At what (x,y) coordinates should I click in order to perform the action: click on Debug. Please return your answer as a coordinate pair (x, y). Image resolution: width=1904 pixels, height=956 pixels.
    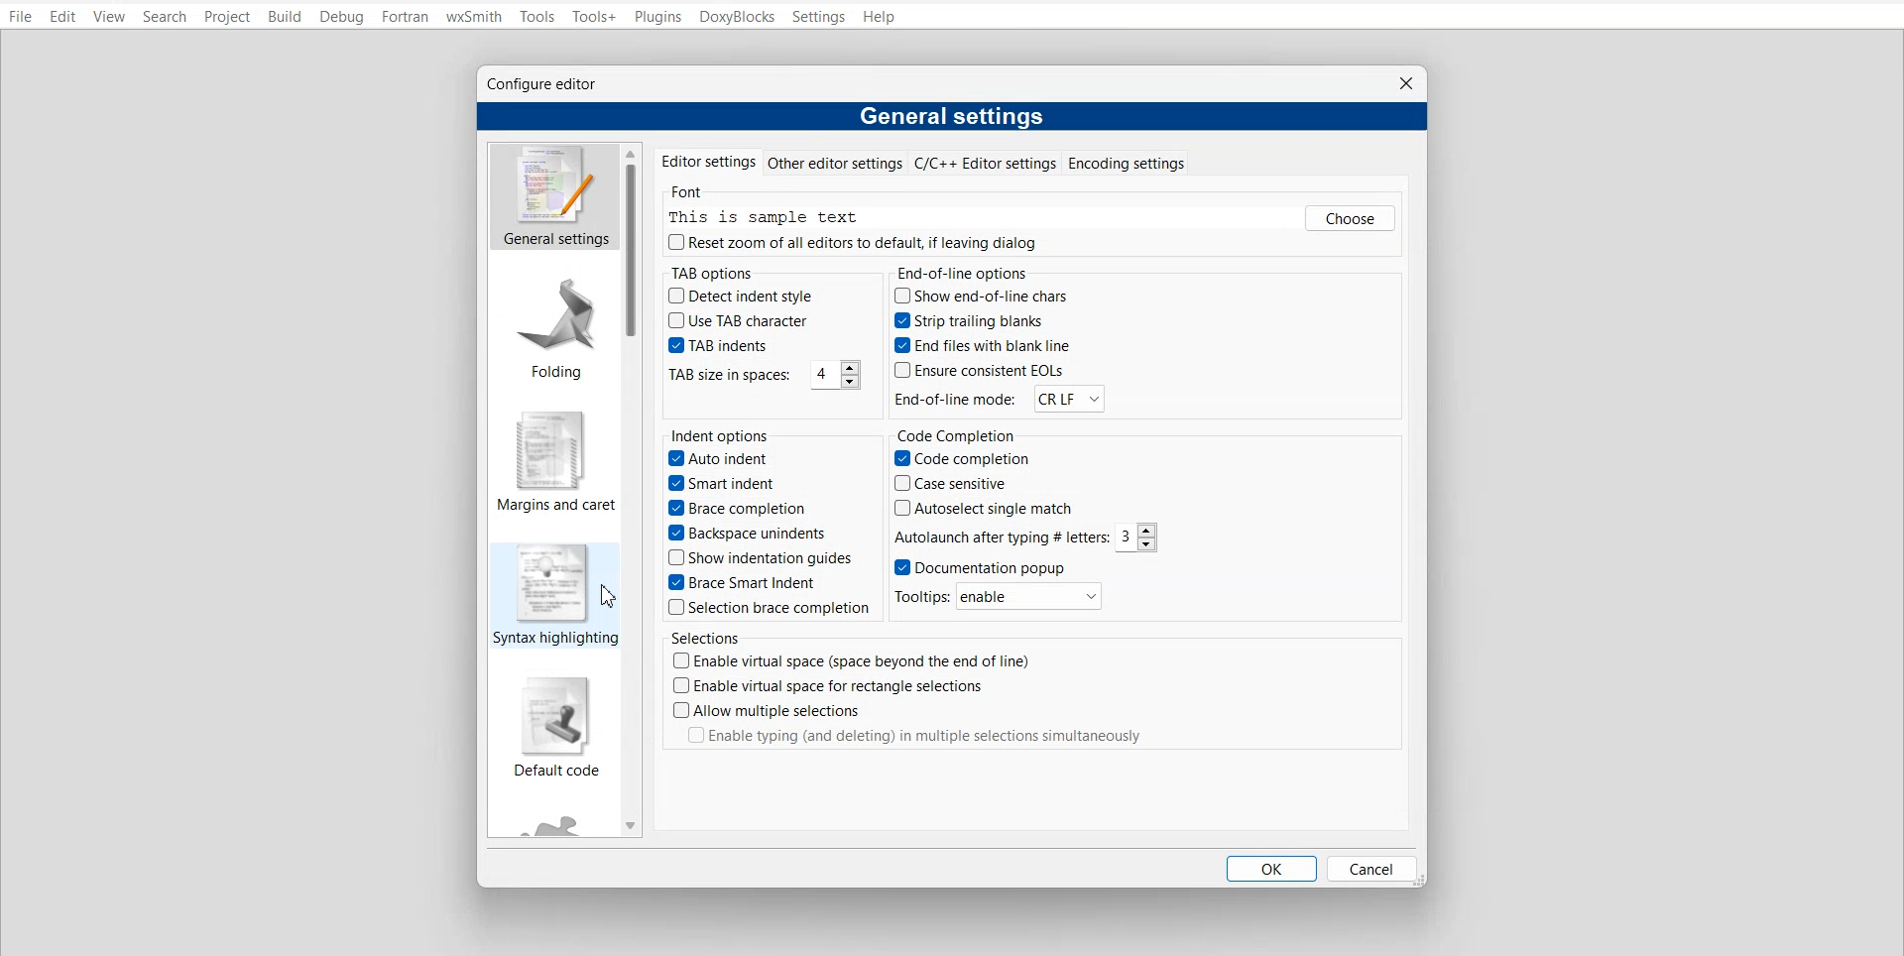
    Looking at the image, I should click on (342, 17).